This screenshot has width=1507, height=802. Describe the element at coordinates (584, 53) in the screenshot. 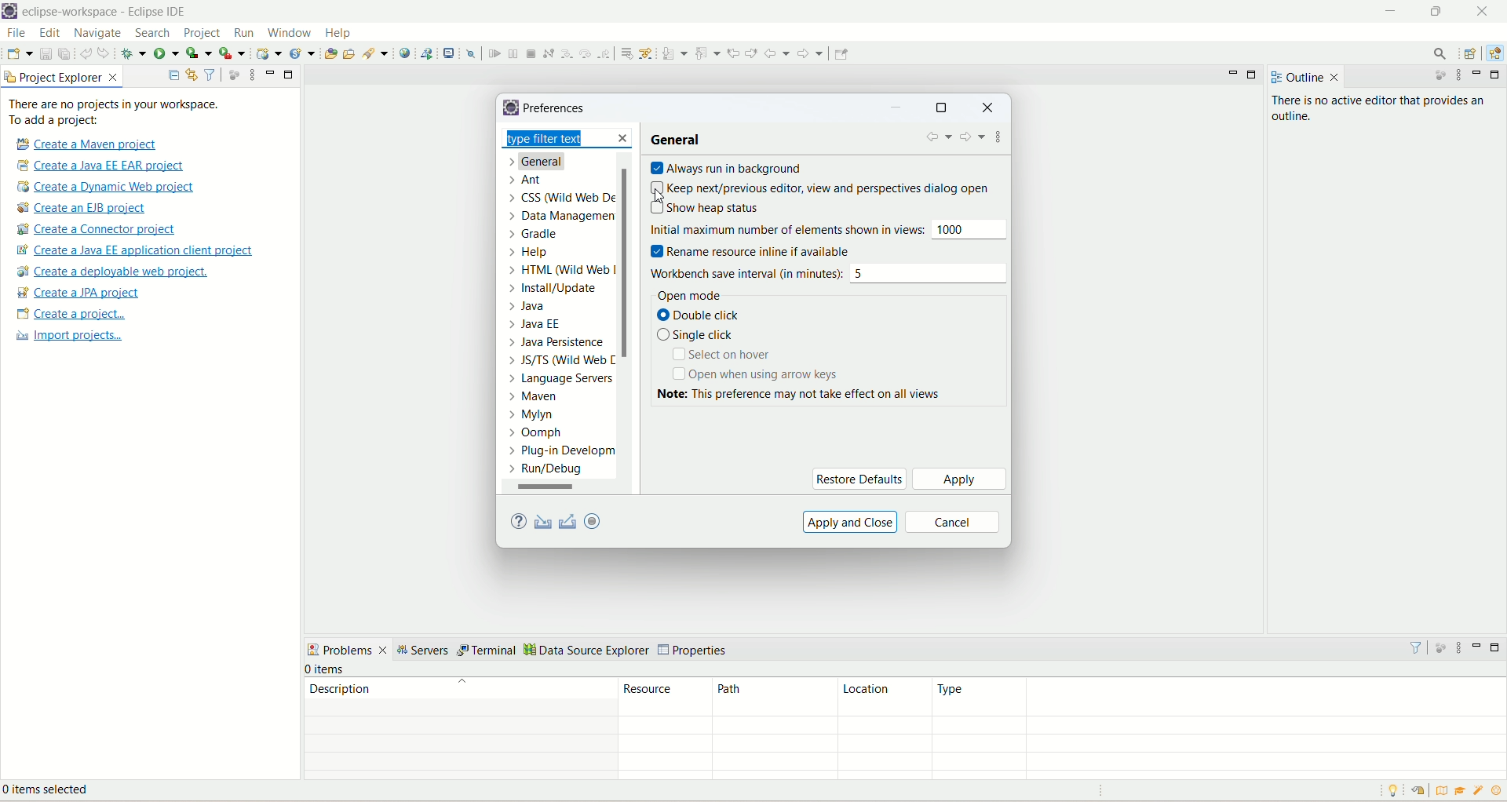

I see `step over` at that location.